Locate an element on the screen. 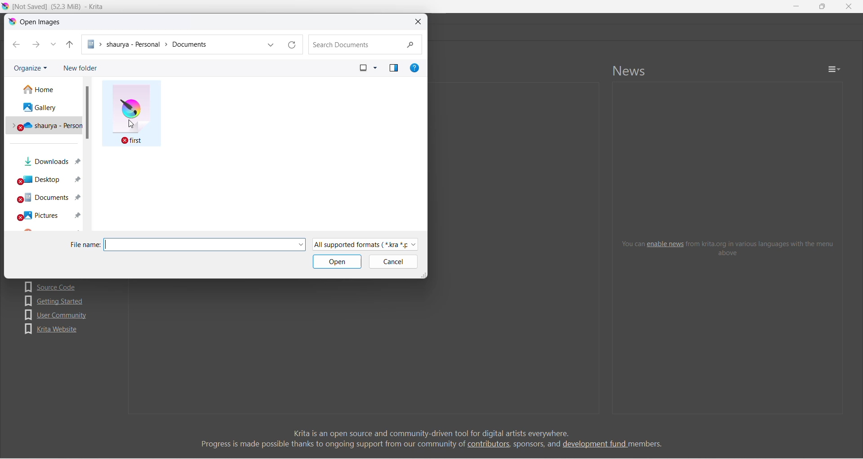 The image size is (863, 459). all supported format is located at coordinates (365, 245).